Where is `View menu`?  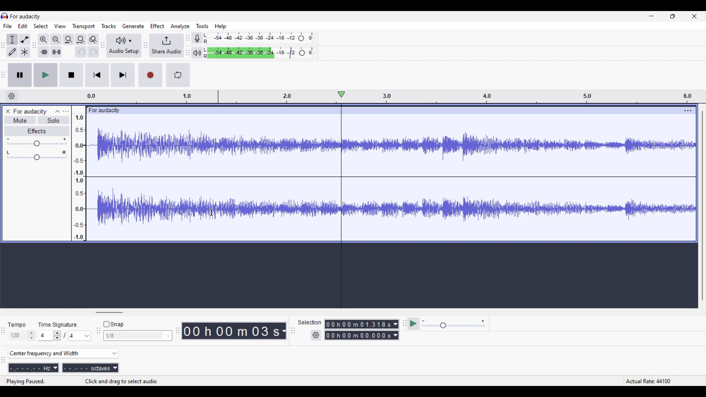 View menu is located at coordinates (60, 26).